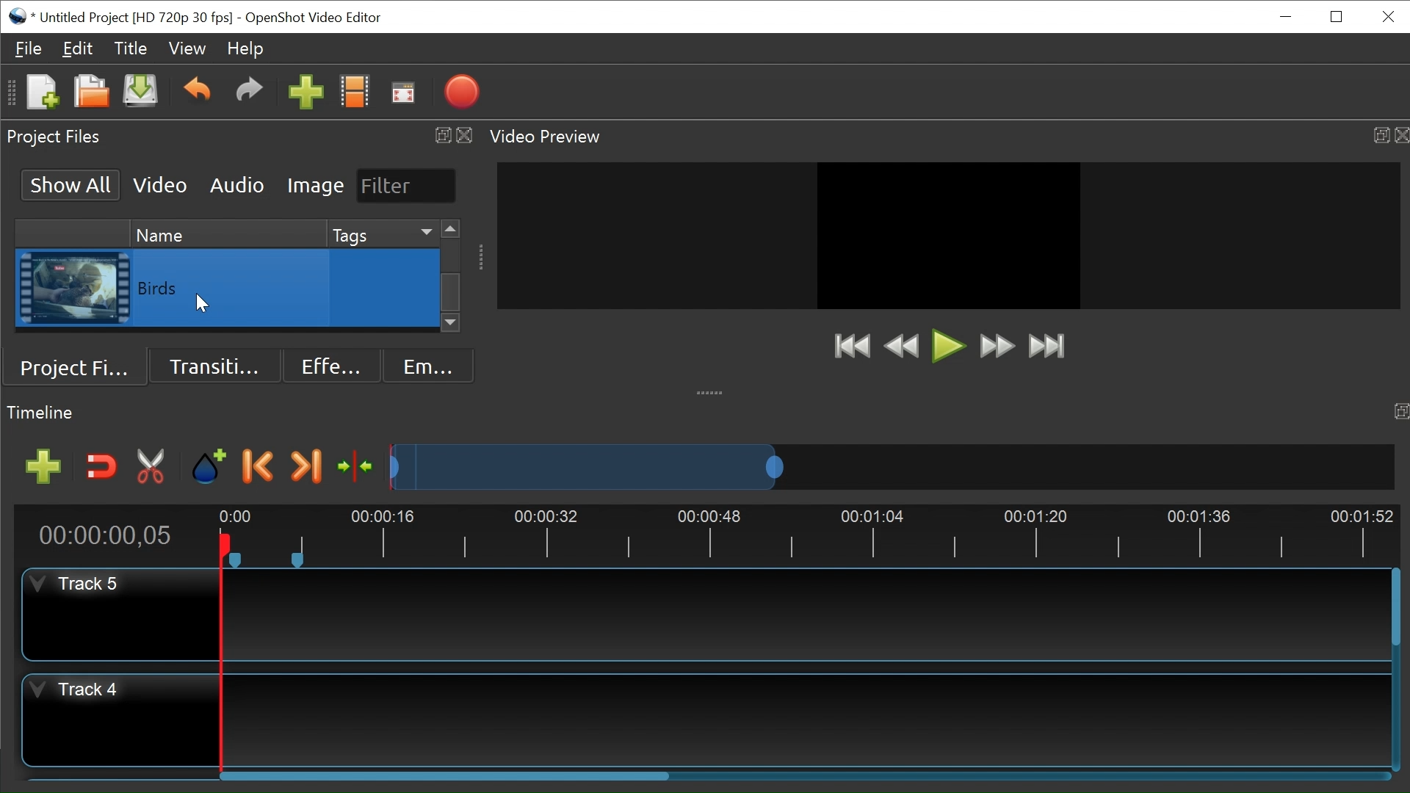 The height and width of the screenshot is (793, 1410). I want to click on Next Marker, so click(306, 467).